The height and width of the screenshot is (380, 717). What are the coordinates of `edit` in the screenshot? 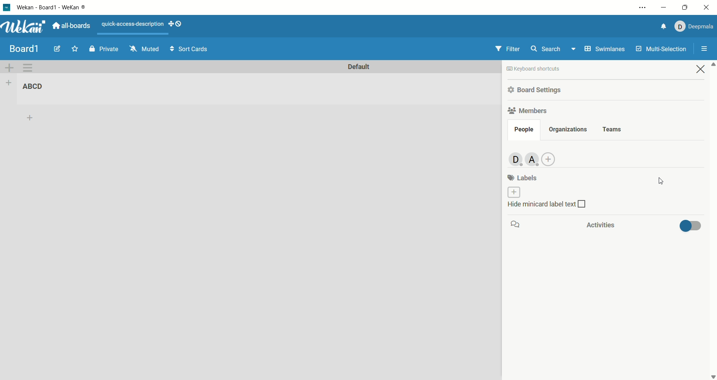 It's located at (57, 49).